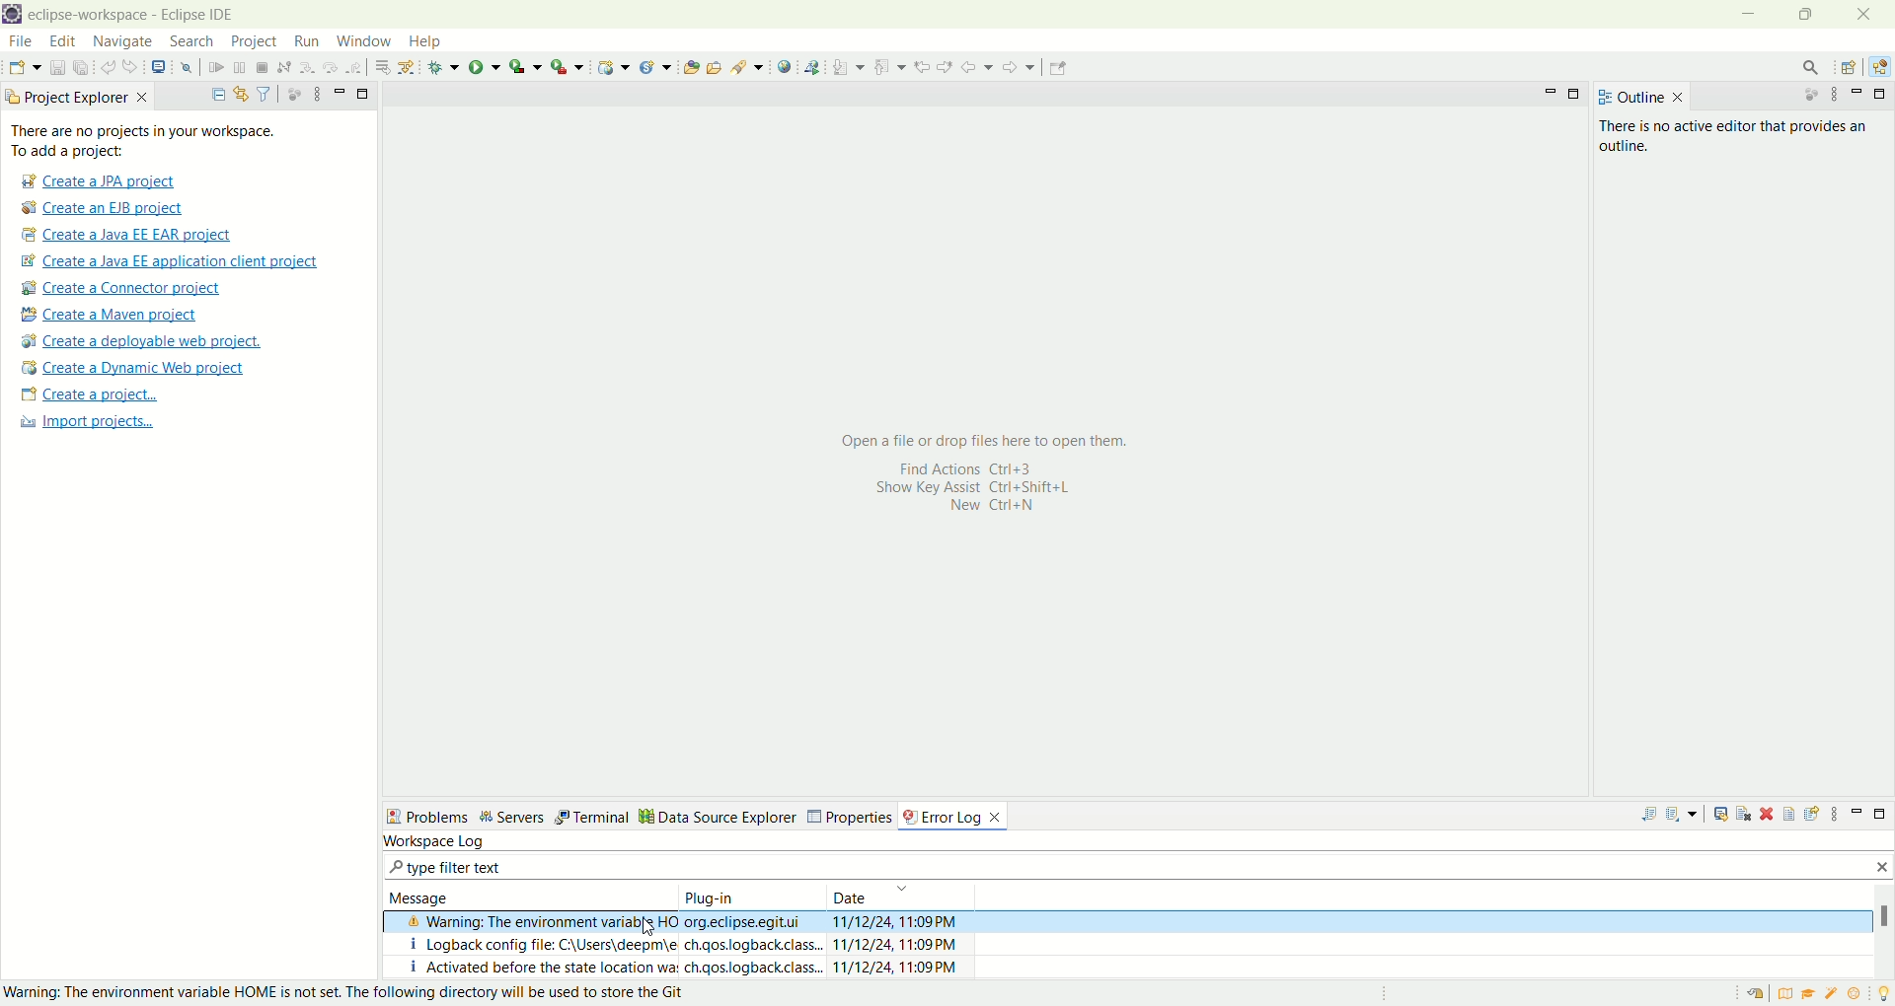 This screenshot has height=1006, width=1895. Describe the element at coordinates (847, 66) in the screenshot. I see `next annotations` at that location.